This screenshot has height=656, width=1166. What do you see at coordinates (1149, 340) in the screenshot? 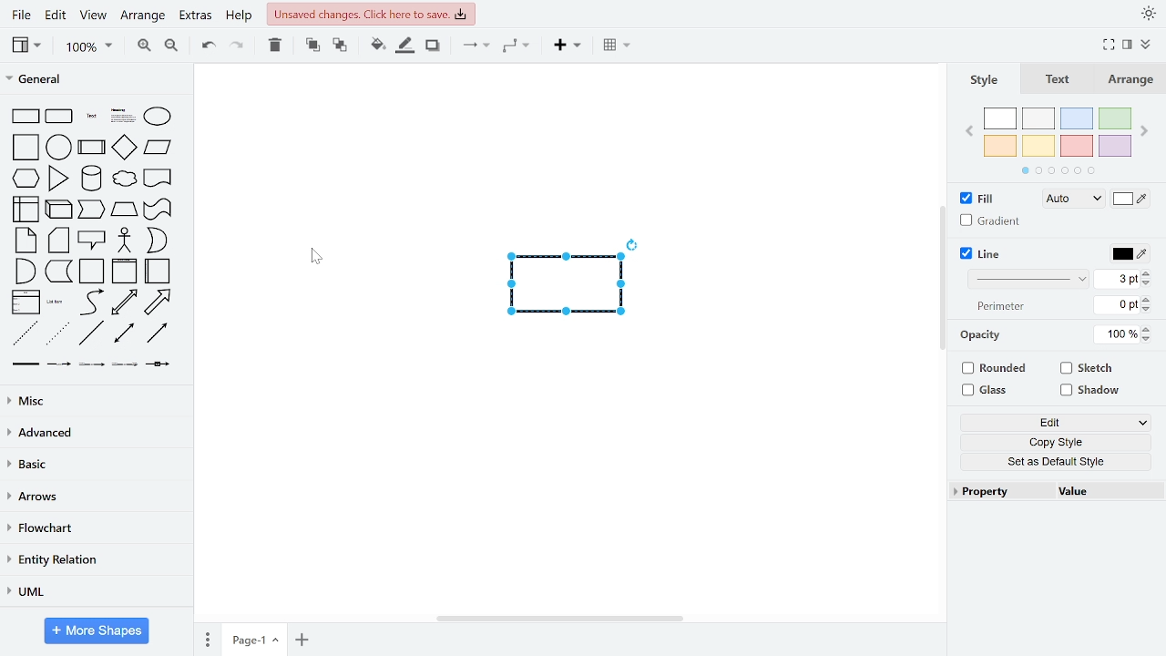
I see `decrease opacity` at bounding box center [1149, 340].